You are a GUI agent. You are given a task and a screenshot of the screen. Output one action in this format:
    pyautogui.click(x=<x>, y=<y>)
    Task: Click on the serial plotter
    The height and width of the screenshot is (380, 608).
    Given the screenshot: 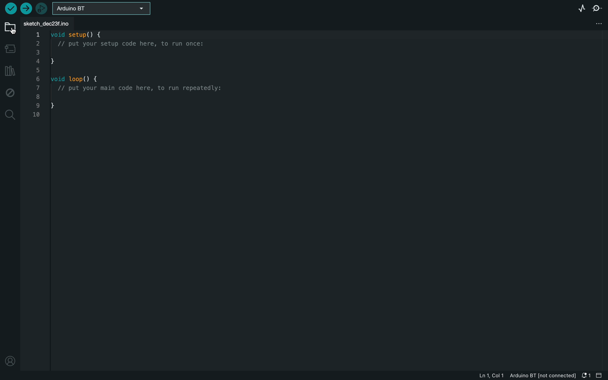 What is the action you would take?
    pyautogui.click(x=580, y=7)
    